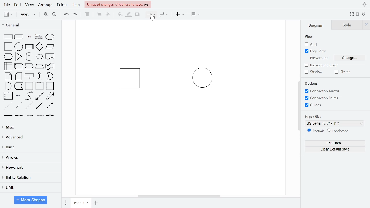 This screenshot has height=208, width=370. Describe the element at coordinates (347, 25) in the screenshot. I see `style` at that location.